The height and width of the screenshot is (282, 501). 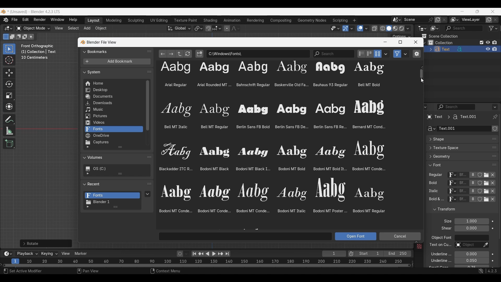 What do you see at coordinates (431, 129) in the screenshot?
I see `Browse Curve Data to be linked` at bounding box center [431, 129].